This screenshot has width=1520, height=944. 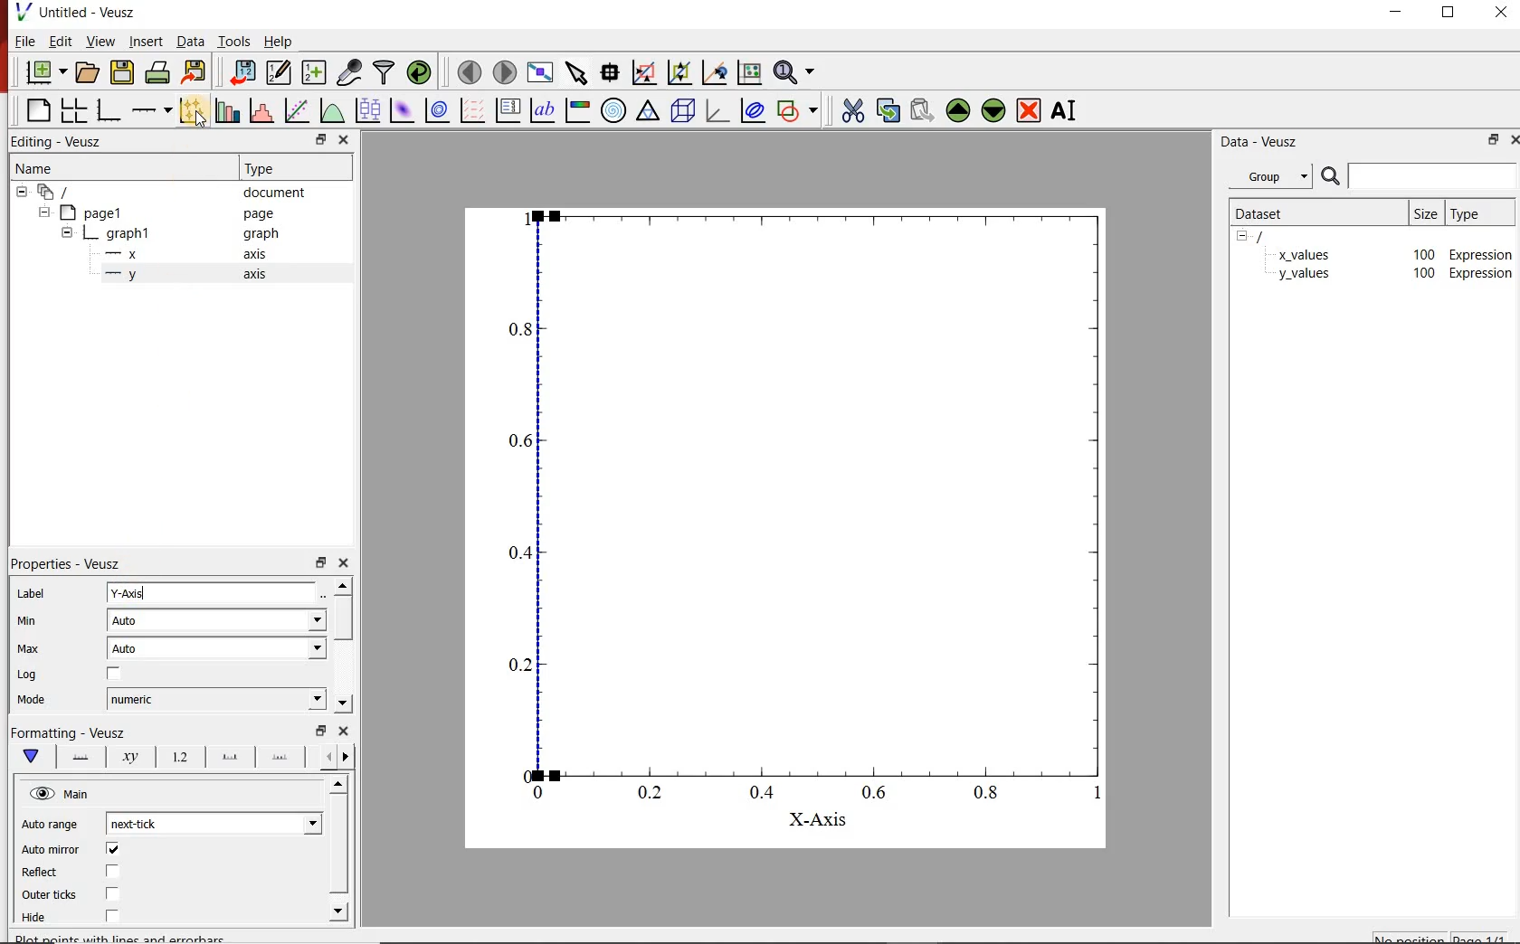 What do you see at coordinates (43, 212) in the screenshot?
I see `hide` at bounding box center [43, 212].